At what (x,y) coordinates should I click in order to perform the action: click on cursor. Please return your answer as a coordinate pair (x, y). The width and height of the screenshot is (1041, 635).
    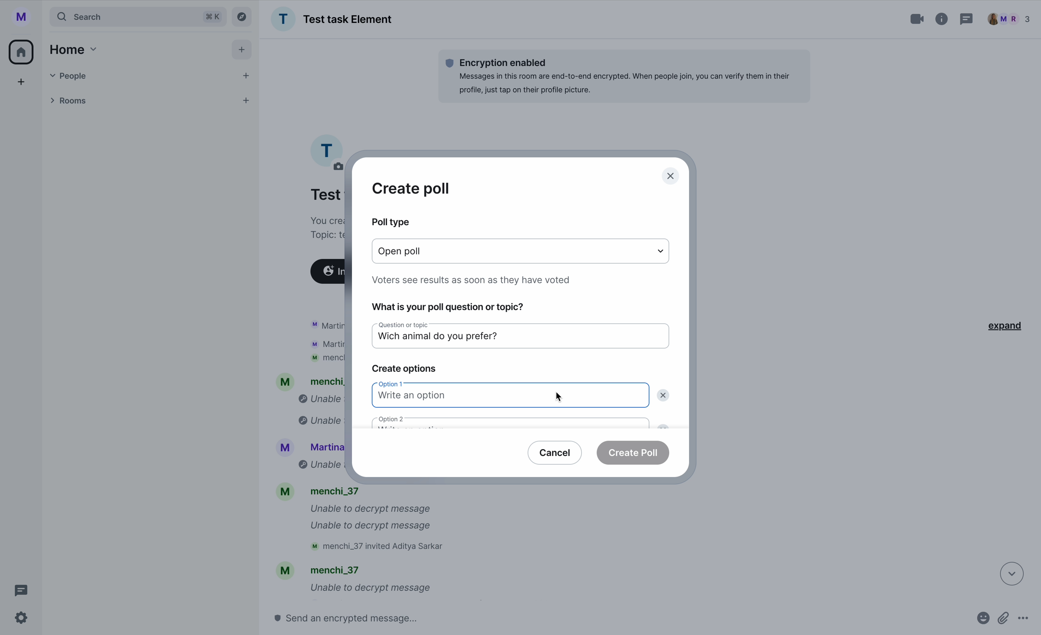
    Looking at the image, I should click on (563, 399).